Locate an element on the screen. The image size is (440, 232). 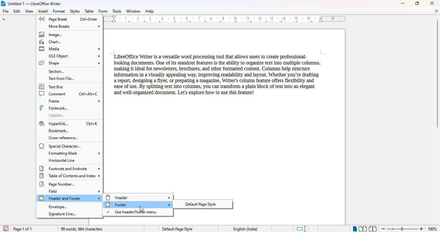
header and footer is located at coordinates (70, 198).